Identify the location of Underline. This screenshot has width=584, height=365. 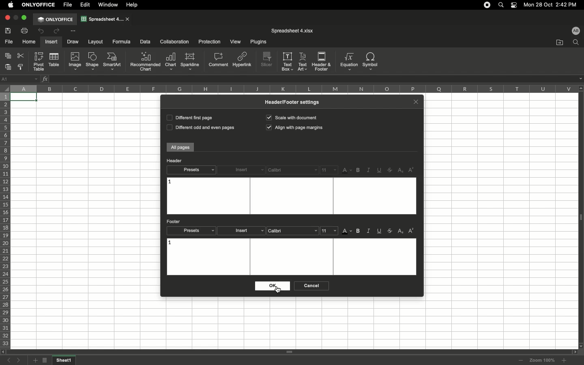
(380, 232).